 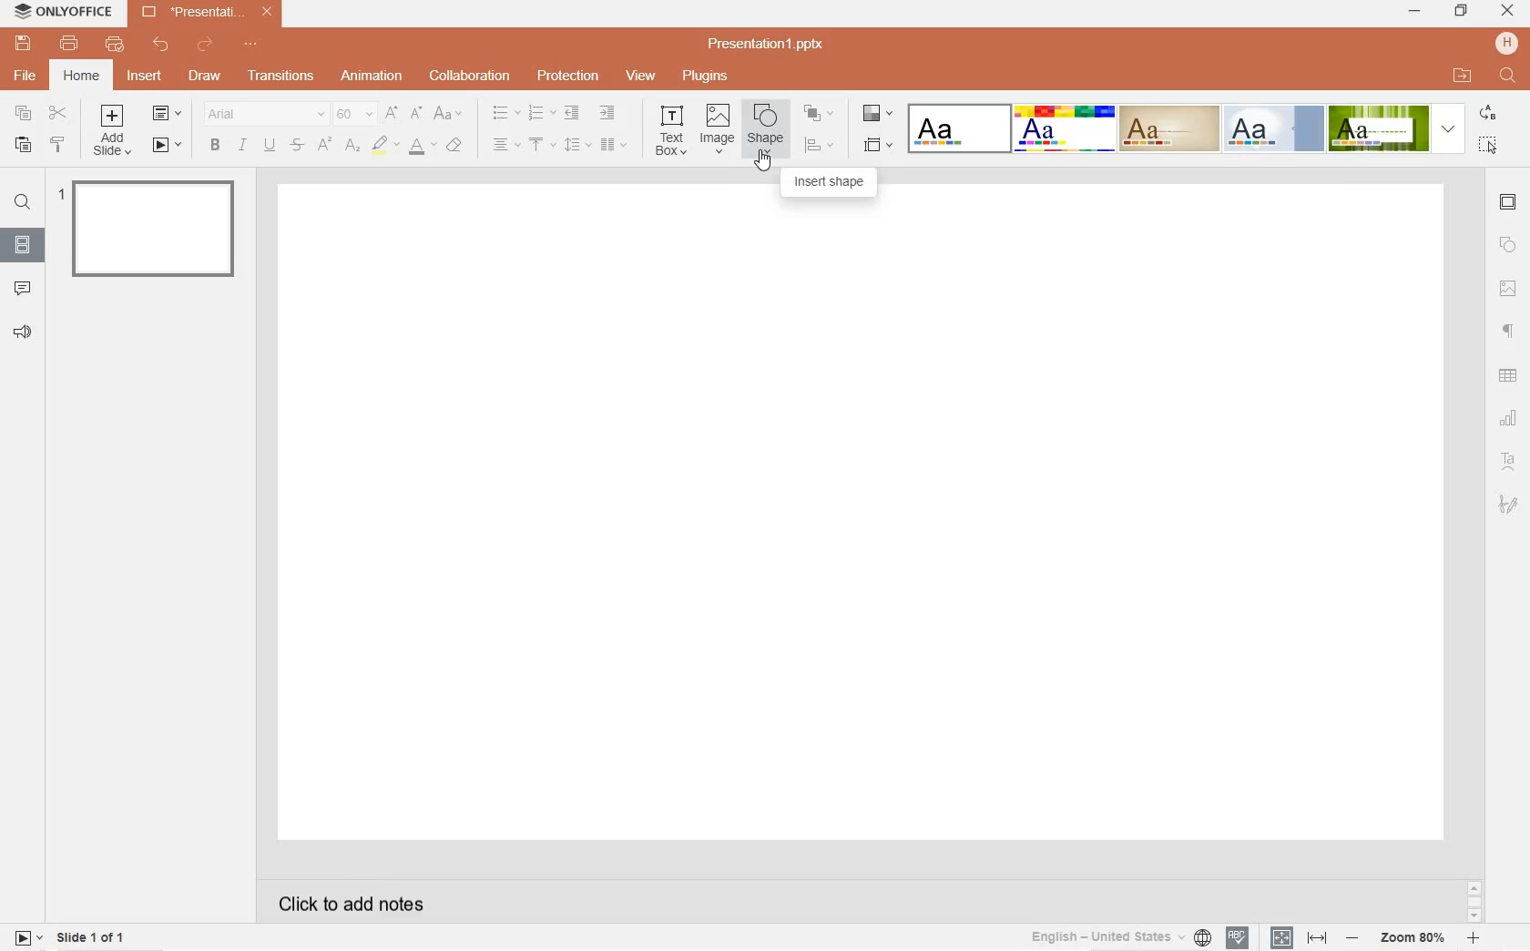 What do you see at coordinates (344, 902) in the screenshot?
I see `click to add notes` at bounding box center [344, 902].